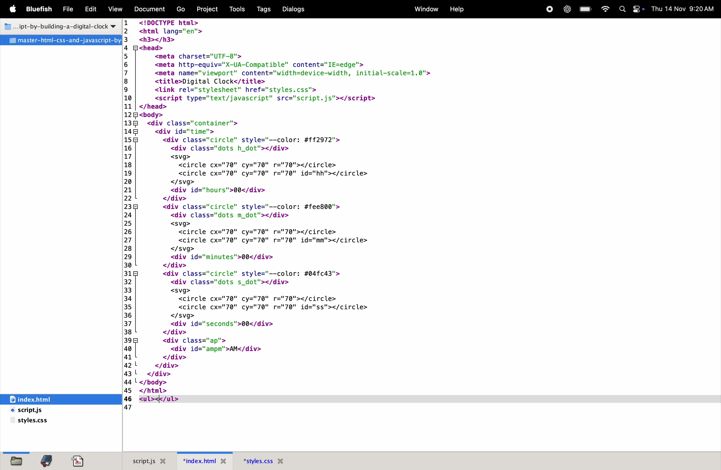 Image resolution: width=721 pixels, height=470 pixels. I want to click on cursor, so click(160, 399).